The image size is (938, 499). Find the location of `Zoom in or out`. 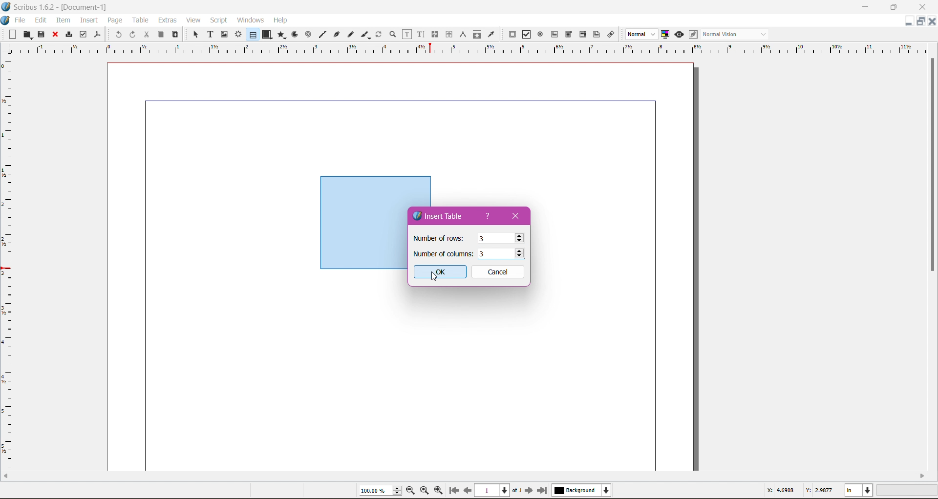

Zoom in or out is located at coordinates (390, 34).